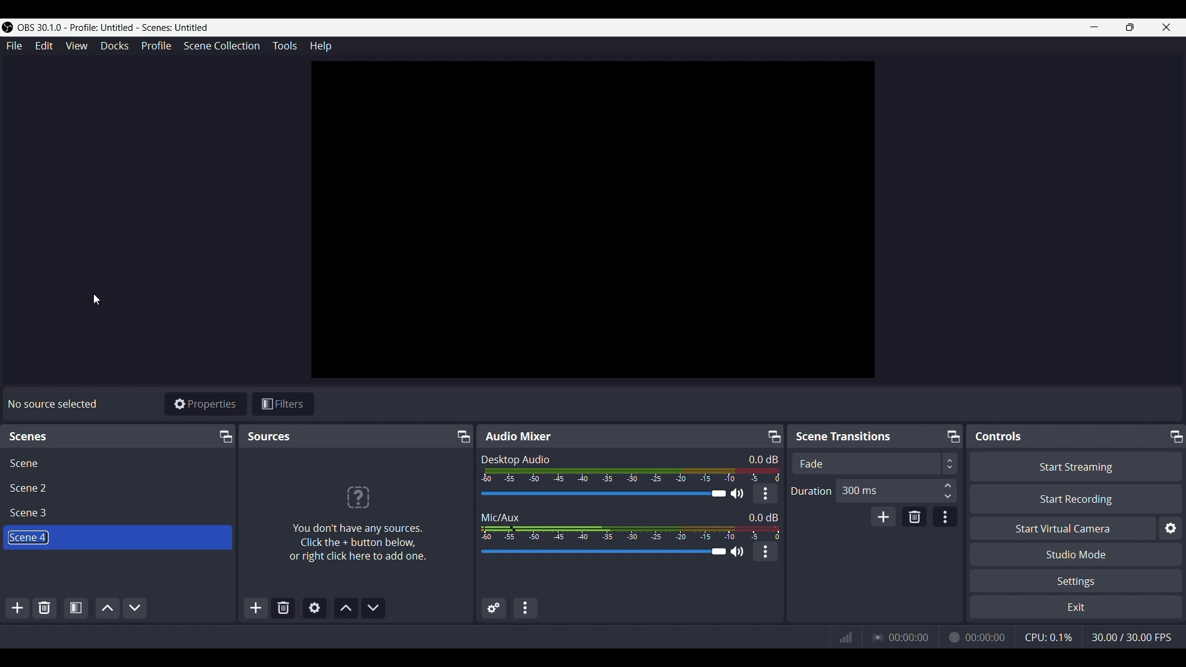  Describe the element at coordinates (859, 490) in the screenshot. I see `300 ms` at that location.